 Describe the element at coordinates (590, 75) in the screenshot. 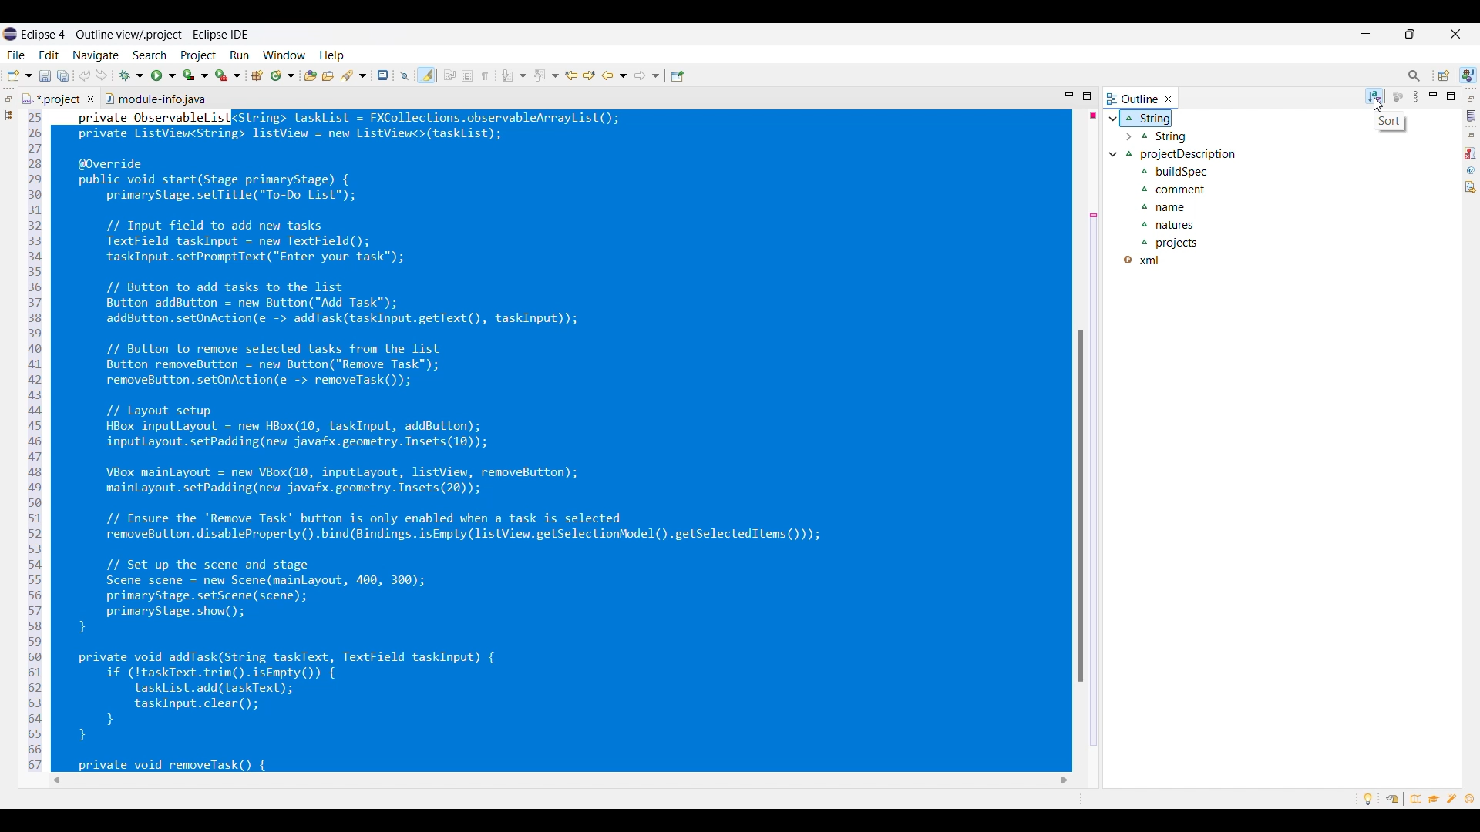

I see `Next edit location` at that location.